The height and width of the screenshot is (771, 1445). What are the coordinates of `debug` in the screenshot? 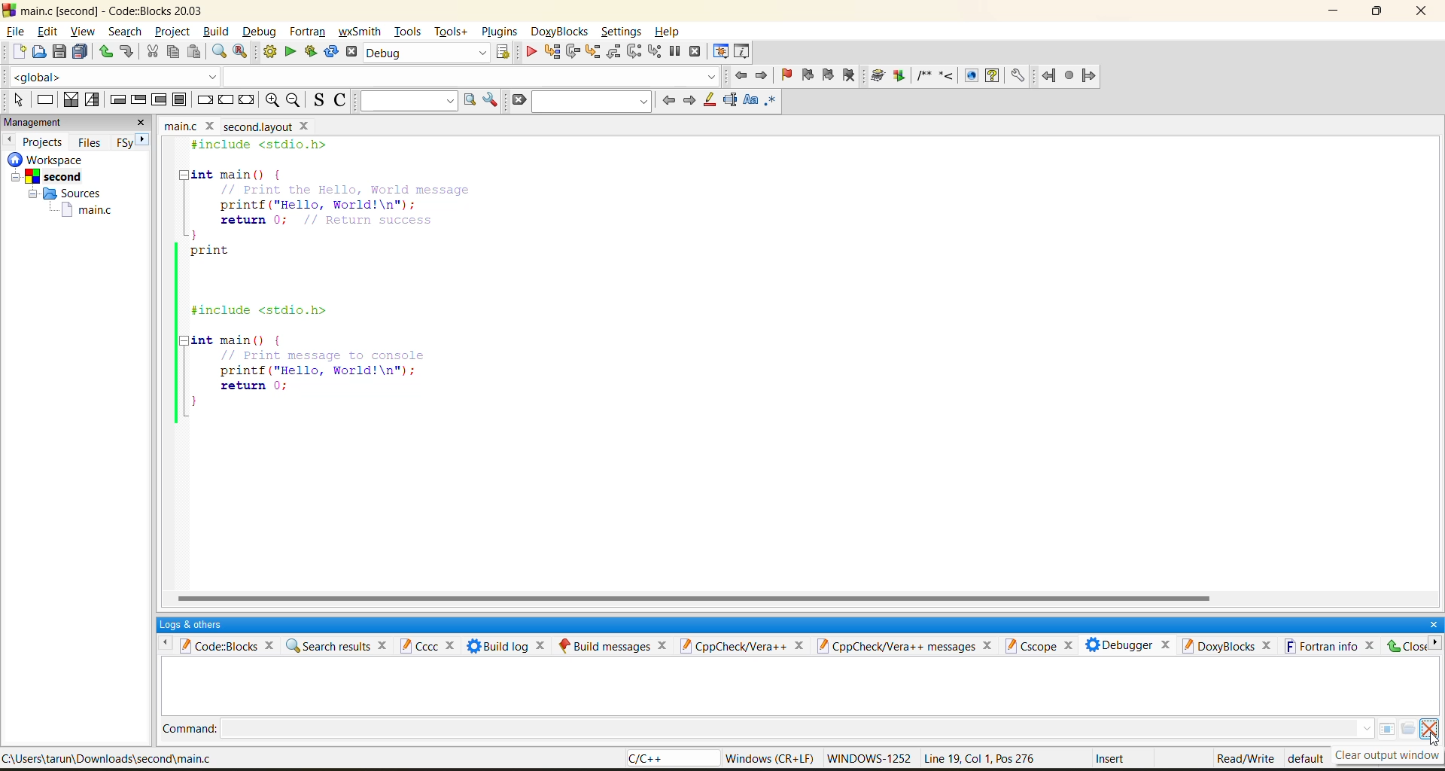 It's located at (529, 51).